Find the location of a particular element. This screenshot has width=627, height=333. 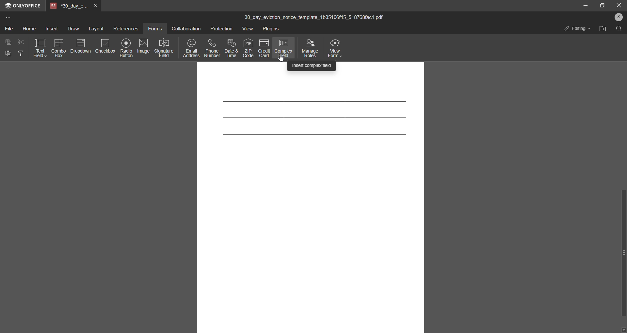

down is located at coordinates (623, 329).